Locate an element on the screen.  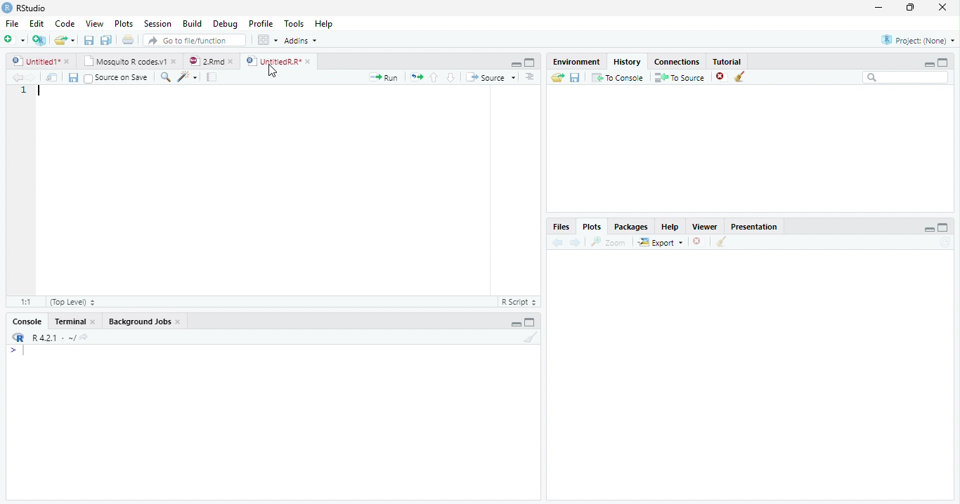
To Console is located at coordinates (617, 78).